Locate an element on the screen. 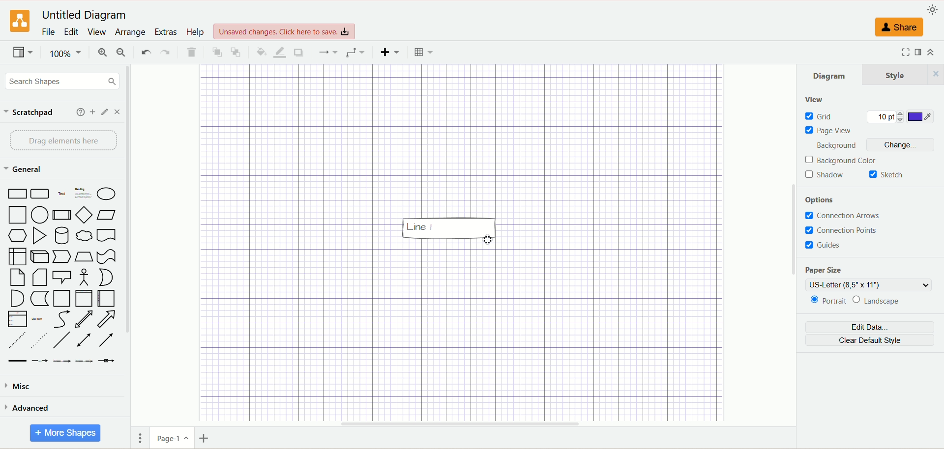  more shapes is located at coordinates (67, 432).